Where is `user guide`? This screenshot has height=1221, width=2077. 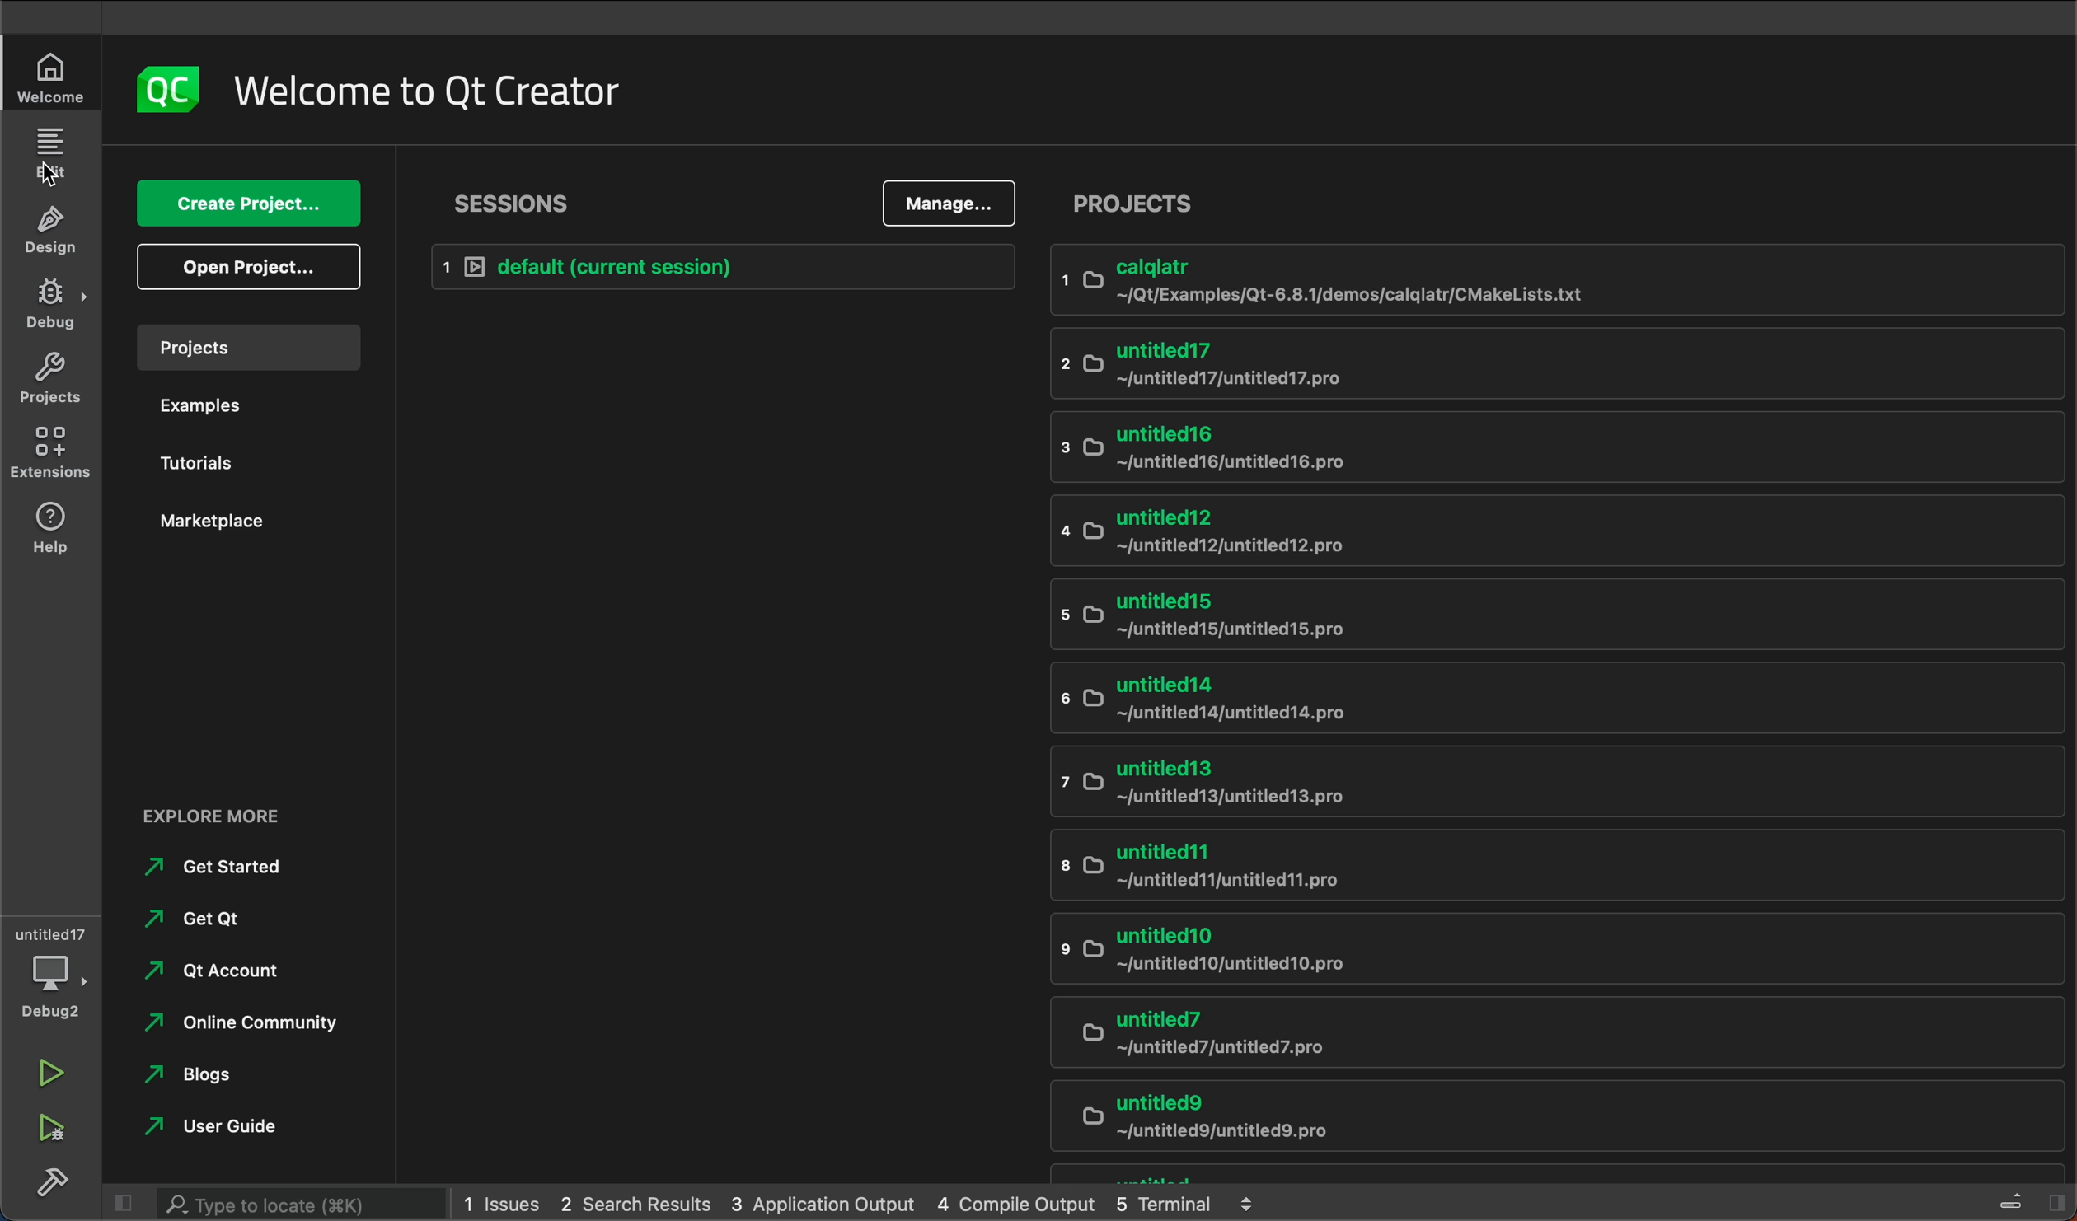
user guide is located at coordinates (207, 1122).